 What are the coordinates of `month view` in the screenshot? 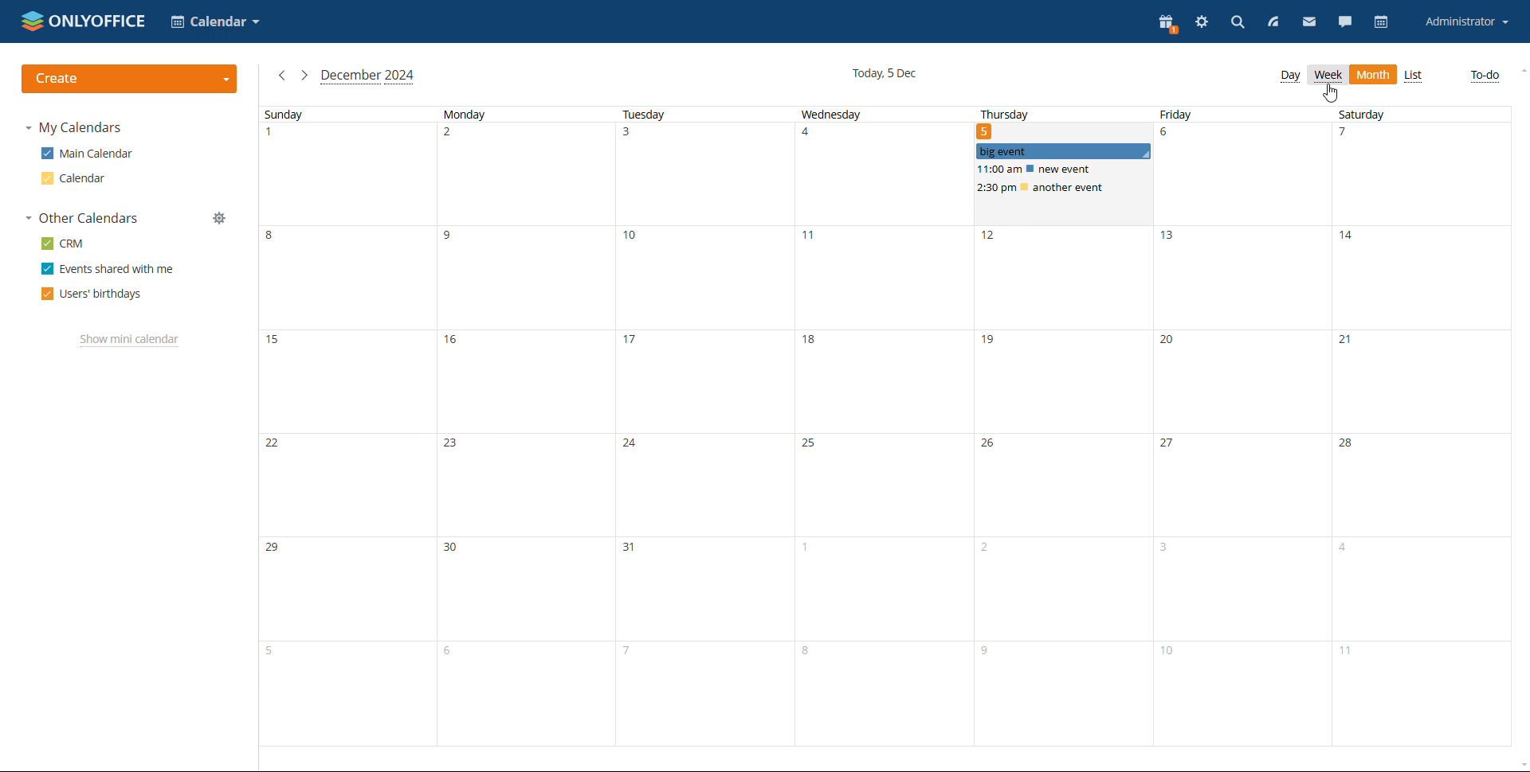 It's located at (1374, 75).